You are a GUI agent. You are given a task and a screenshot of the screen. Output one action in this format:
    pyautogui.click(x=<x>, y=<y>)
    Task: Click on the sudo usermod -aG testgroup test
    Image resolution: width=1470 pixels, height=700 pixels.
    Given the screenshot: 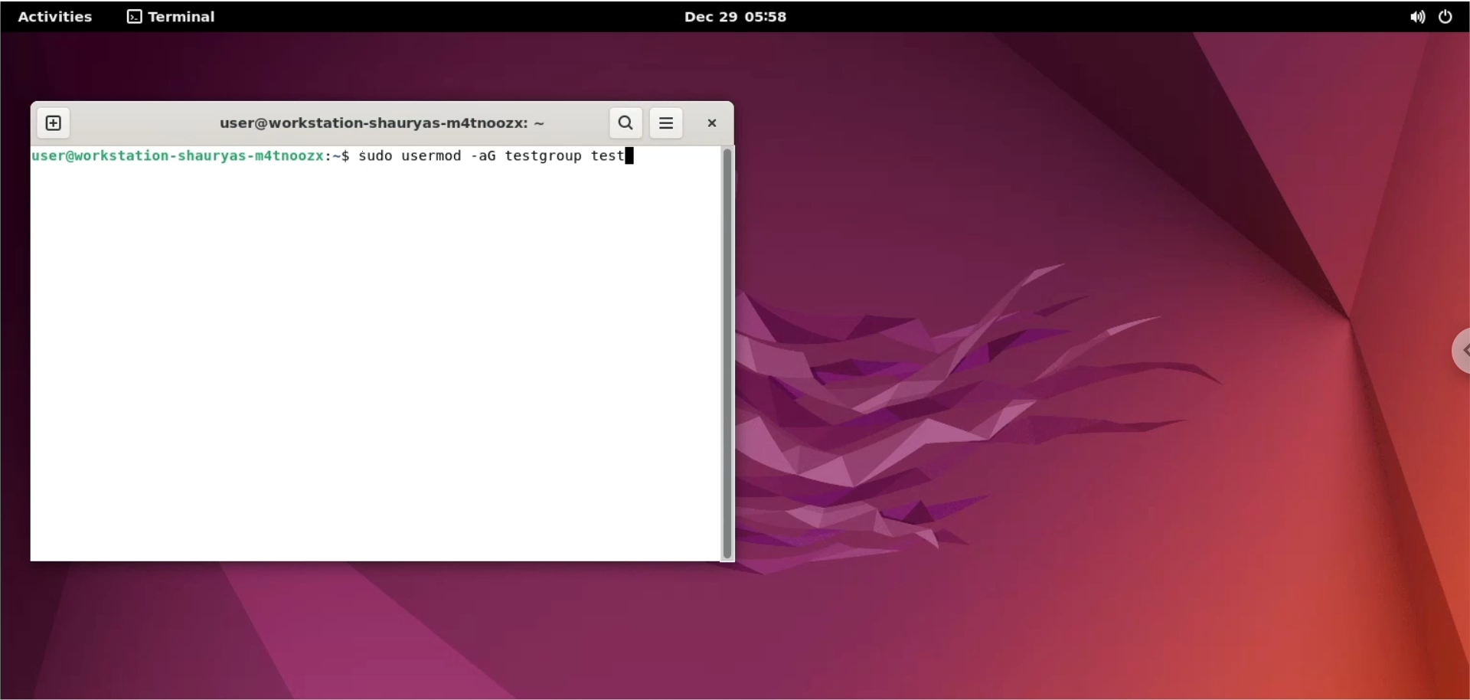 What is the action you would take?
    pyautogui.click(x=486, y=157)
    